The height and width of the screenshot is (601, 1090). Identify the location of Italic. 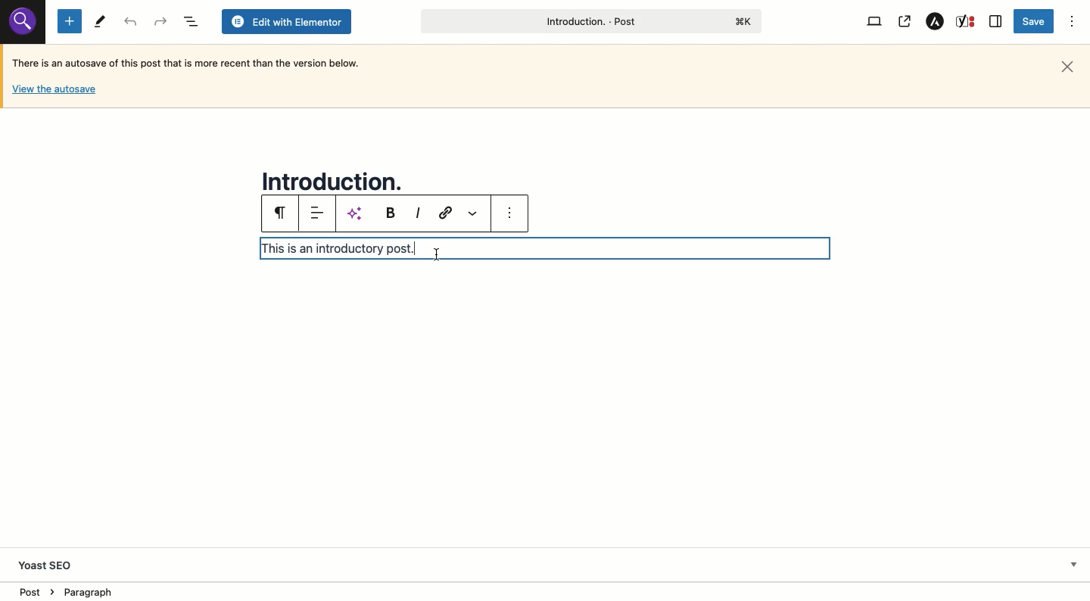
(416, 213).